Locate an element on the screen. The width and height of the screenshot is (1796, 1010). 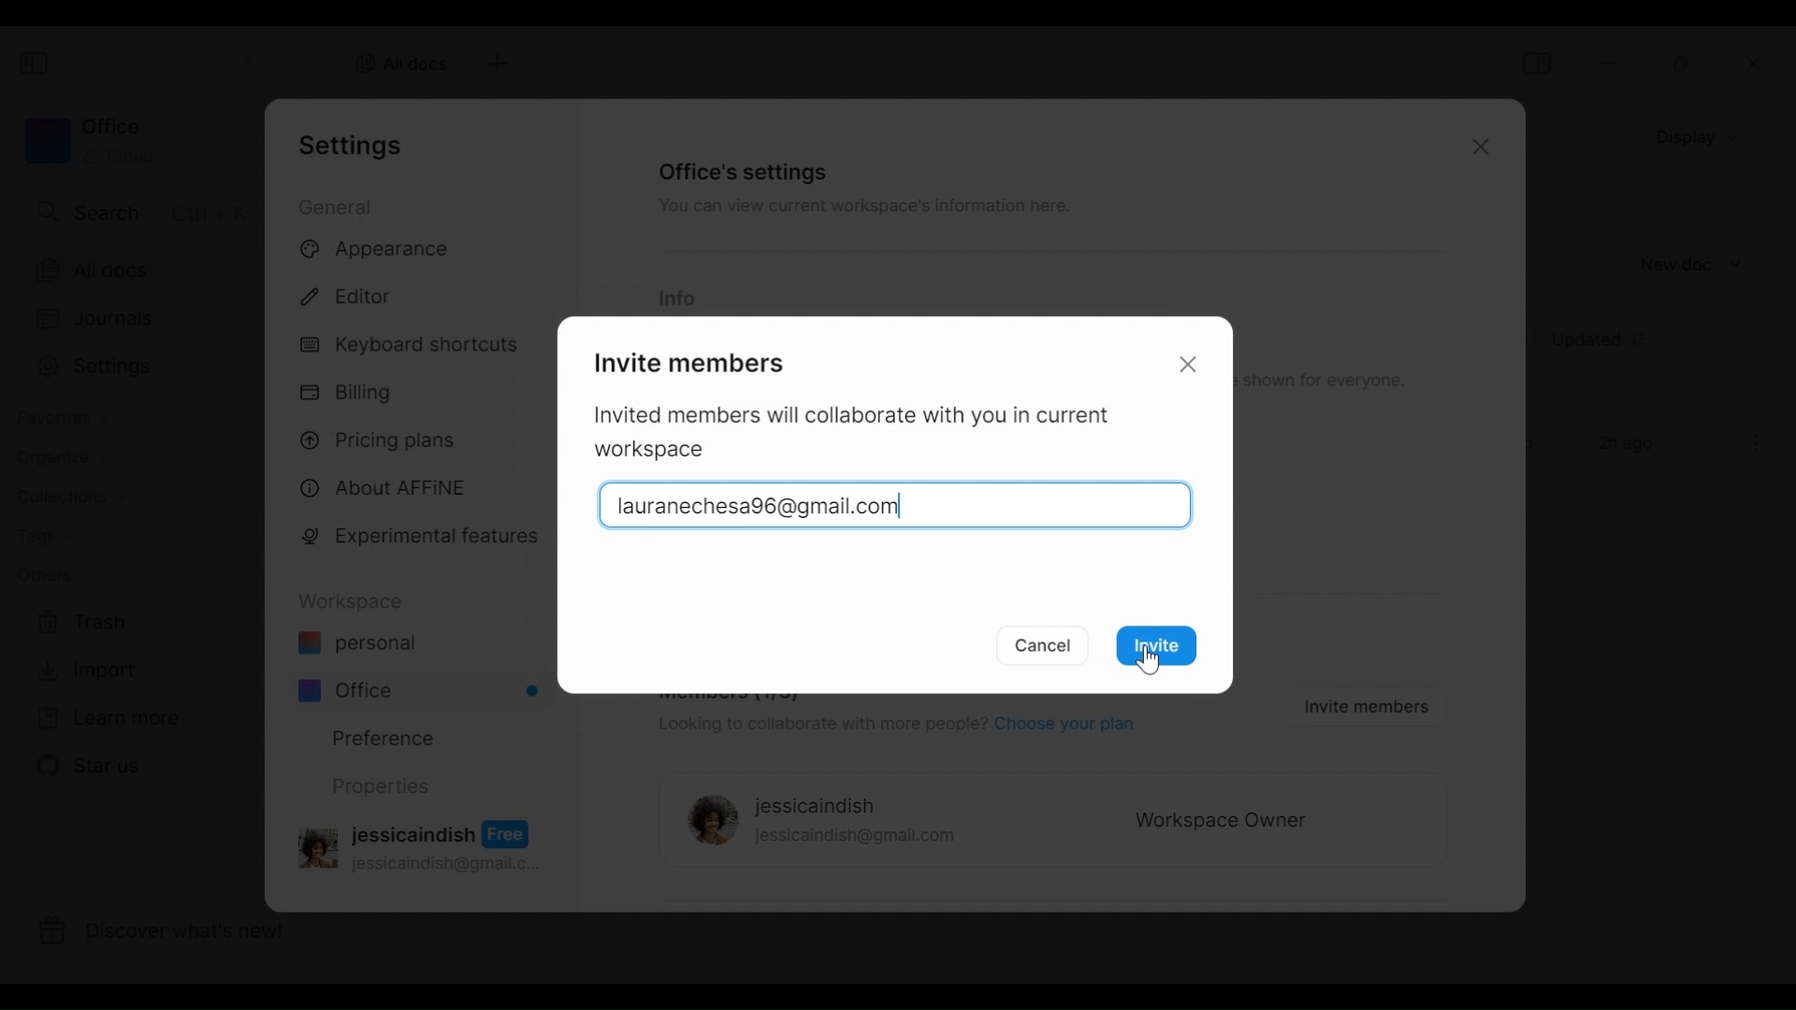
Keyboard shortcuts is located at coordinates (413, 347).